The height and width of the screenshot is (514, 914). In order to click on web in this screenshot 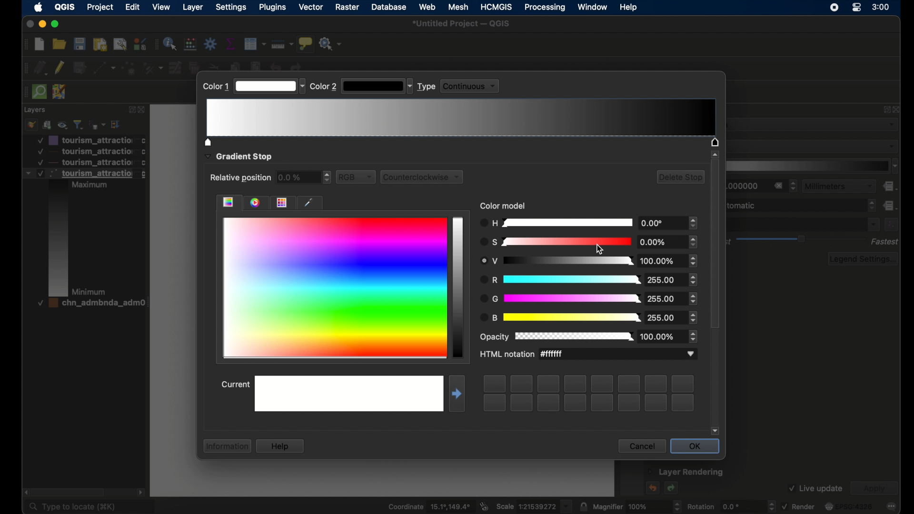, I will do `click(428, 6)`.